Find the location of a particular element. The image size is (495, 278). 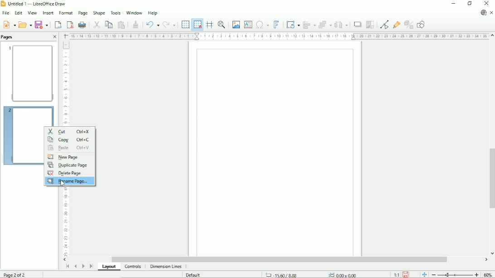

Scroll to previous page is located at coordinates (75, 266).